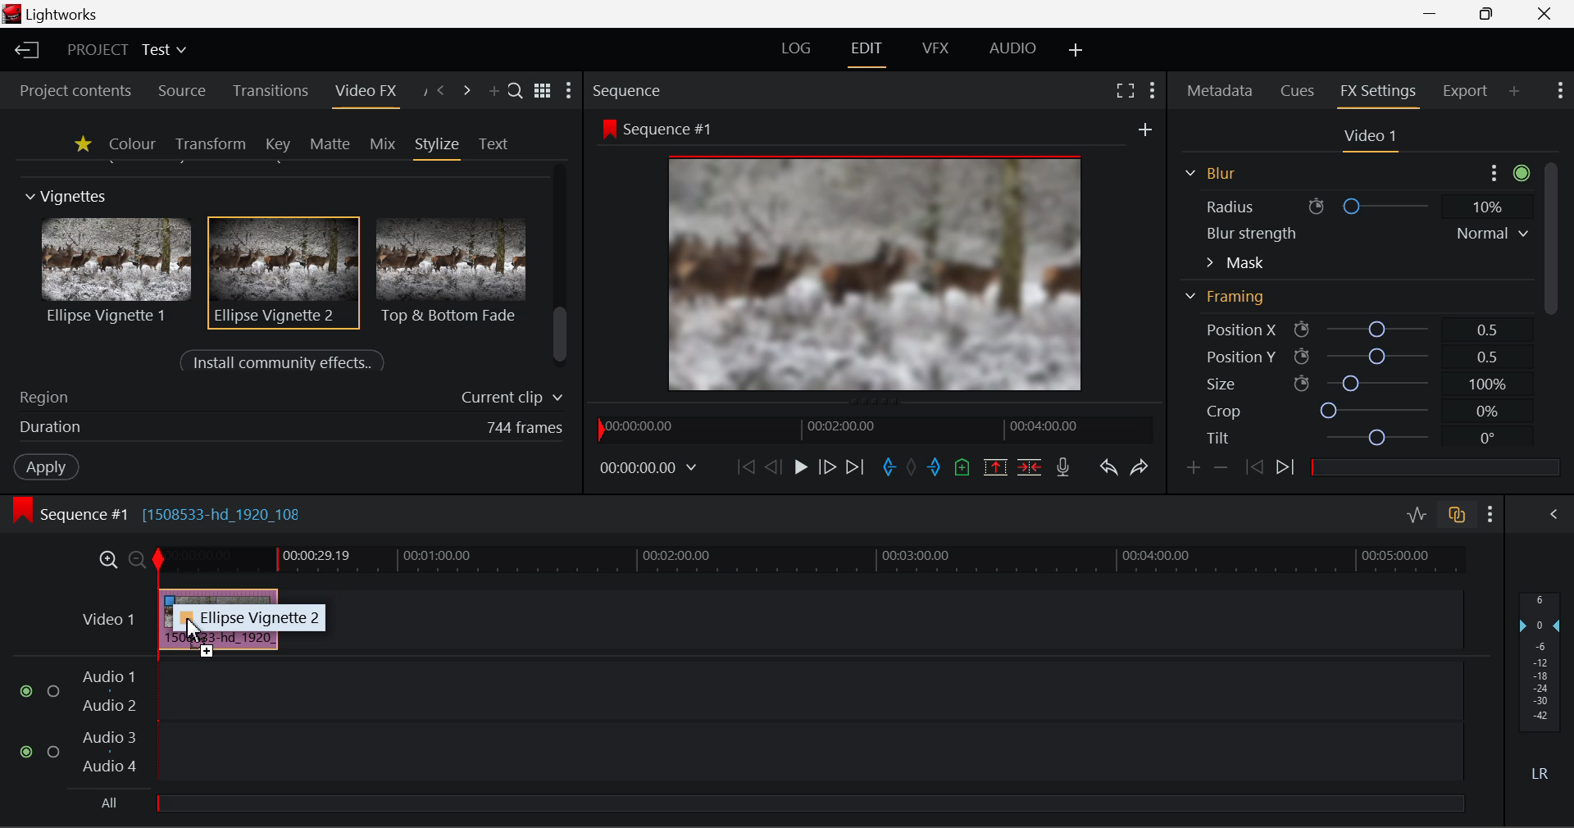 The width and height of the screenshot is (1574, 828). Describe the element at coordinates (870, 51) in the screenshot. I see `Edit Layout Open` at that location.